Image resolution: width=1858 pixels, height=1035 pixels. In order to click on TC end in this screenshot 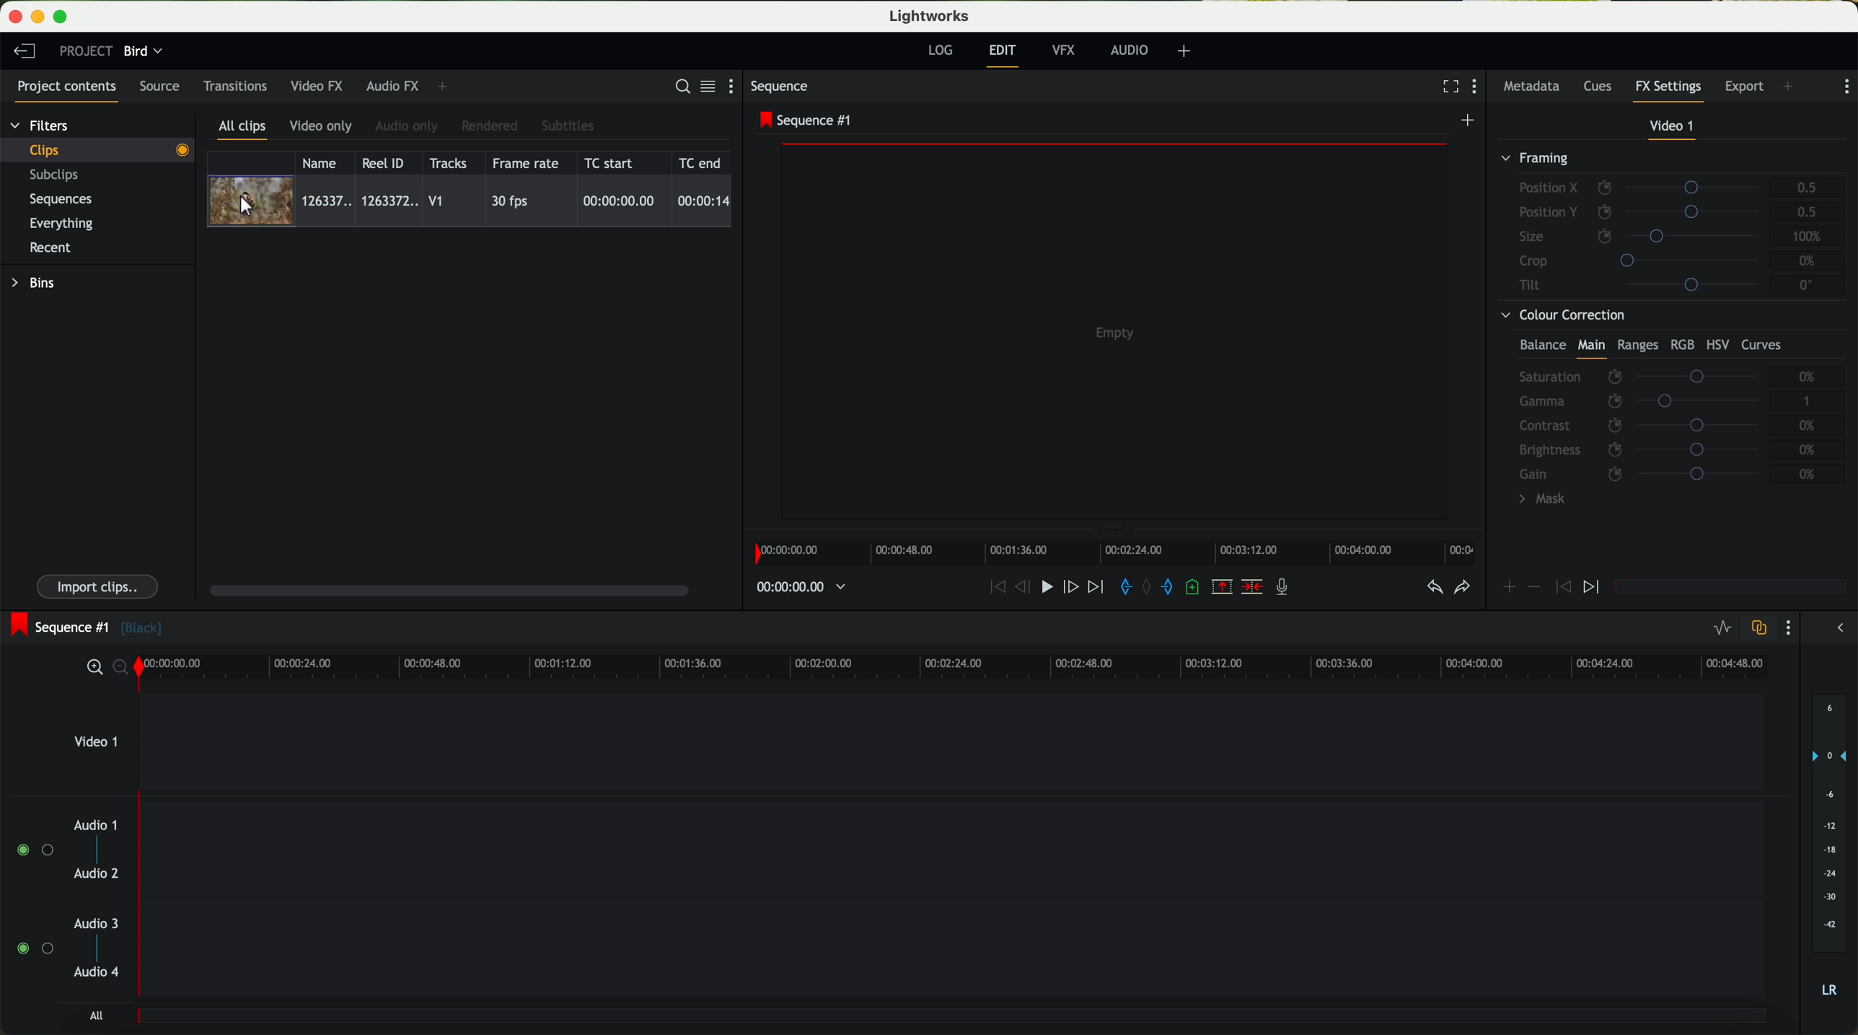, I will do `click(701, 162)`.